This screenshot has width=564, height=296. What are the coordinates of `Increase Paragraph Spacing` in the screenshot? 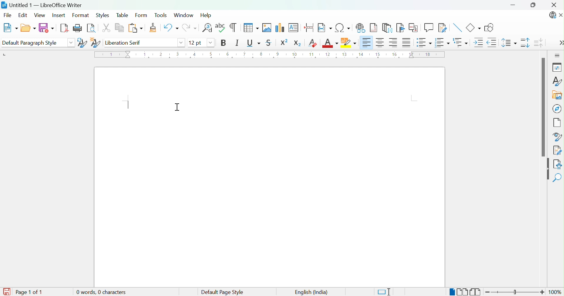 It's located at (525, 43).